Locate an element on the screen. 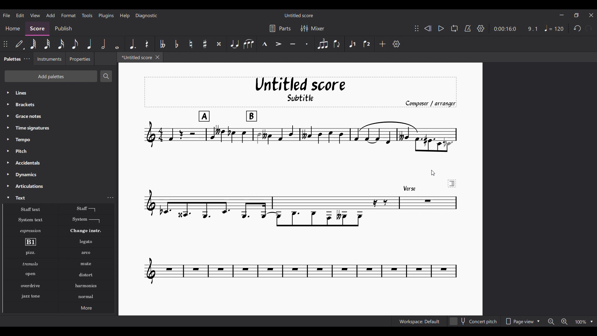  Text called verse added to created section in score is located at coordinates (300, 181).